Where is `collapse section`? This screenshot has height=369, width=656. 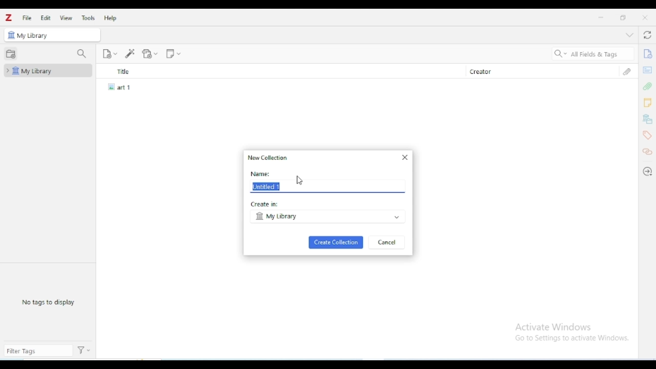
collapse section is located at coordinates (629, 35).